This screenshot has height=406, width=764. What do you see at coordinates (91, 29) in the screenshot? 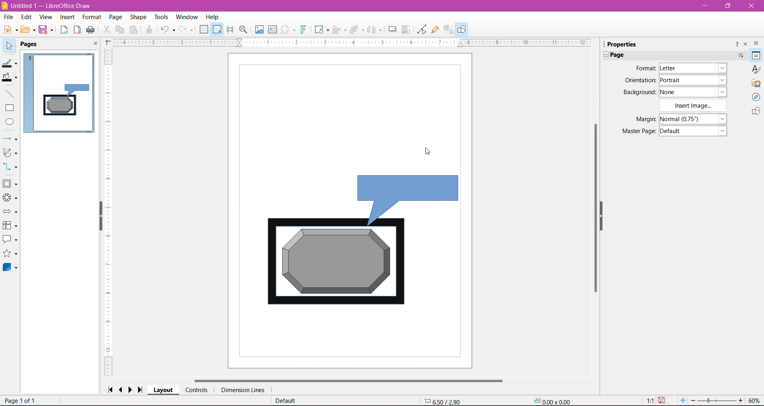
I see `Print` at bounding box center [91, 29].